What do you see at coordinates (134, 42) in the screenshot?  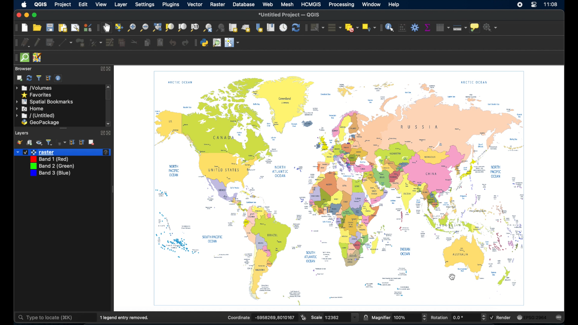 I see `cut features` at bounding box center [134, 42].